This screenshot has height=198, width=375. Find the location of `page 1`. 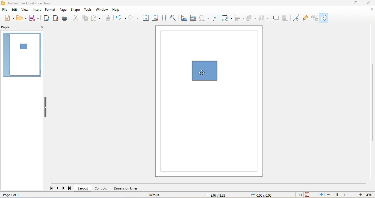

page 1 is located at coordinates (22, 56).